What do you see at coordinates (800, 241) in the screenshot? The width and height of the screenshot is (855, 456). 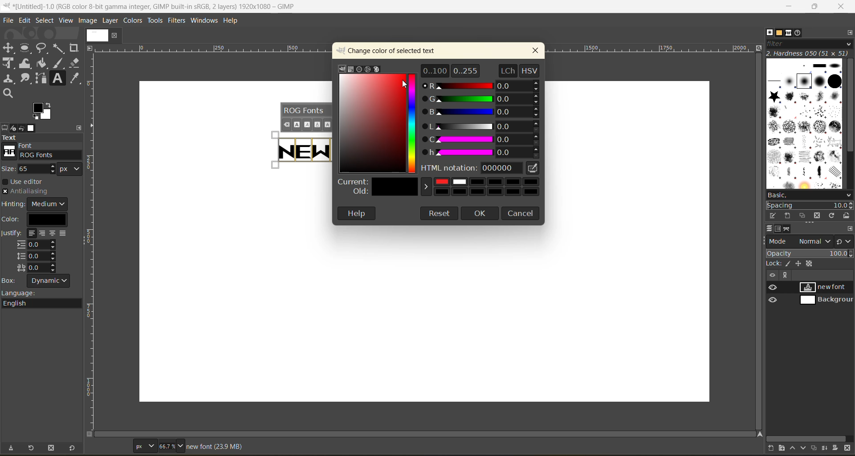 I see `mode` at bounding box center [800, 241].